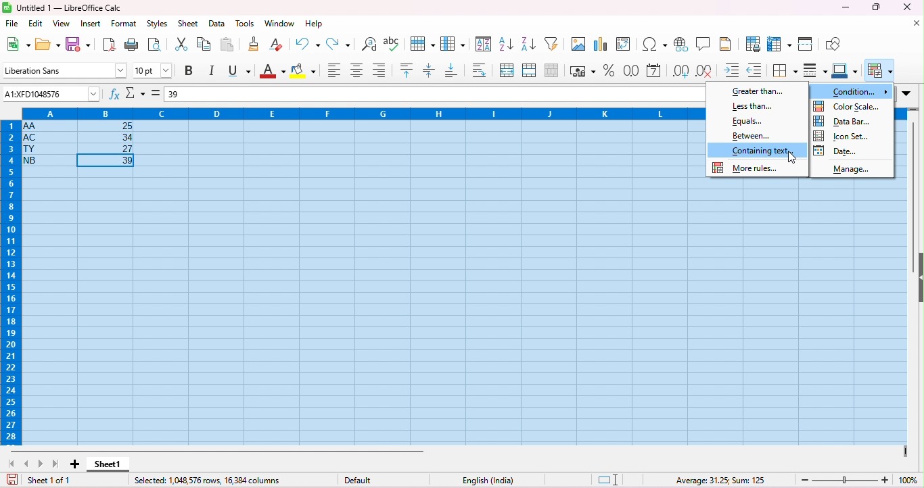 This screenshot has width=924, height=488. Describe the element at coordinates (907, 7) in the screenshot. I see `close` at that location.